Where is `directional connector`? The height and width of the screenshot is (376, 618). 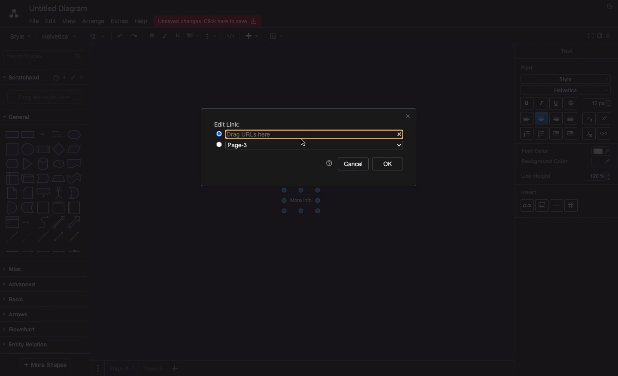 directional connector is located at coordinates (74, 237).